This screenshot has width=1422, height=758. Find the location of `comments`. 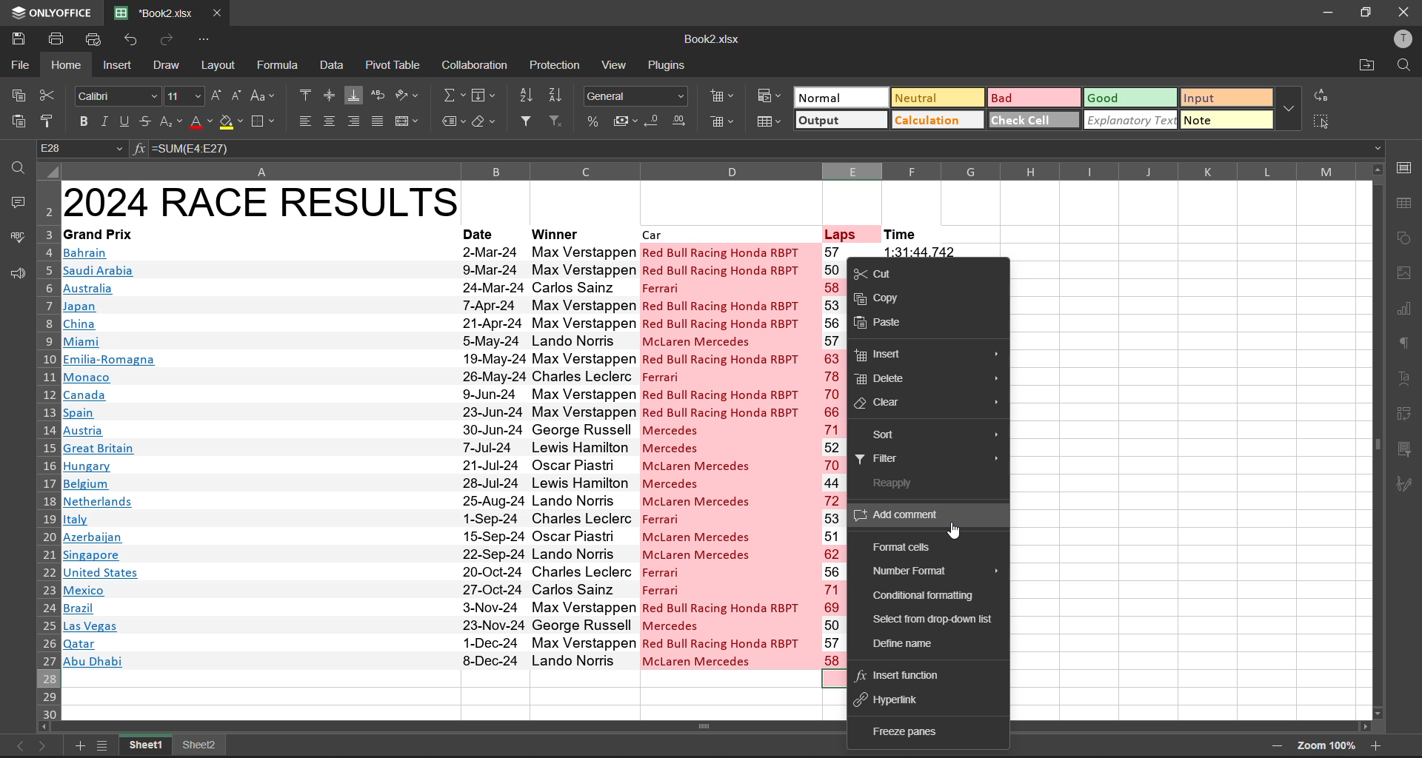

comments is located at coordinates (17, 204).